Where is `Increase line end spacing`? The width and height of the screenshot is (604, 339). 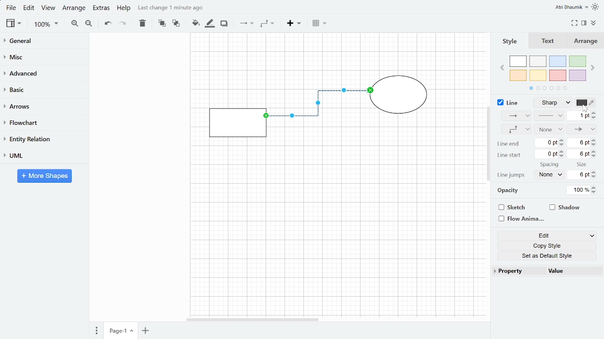
Increase line end spacing is located at coordinates (562, 139).